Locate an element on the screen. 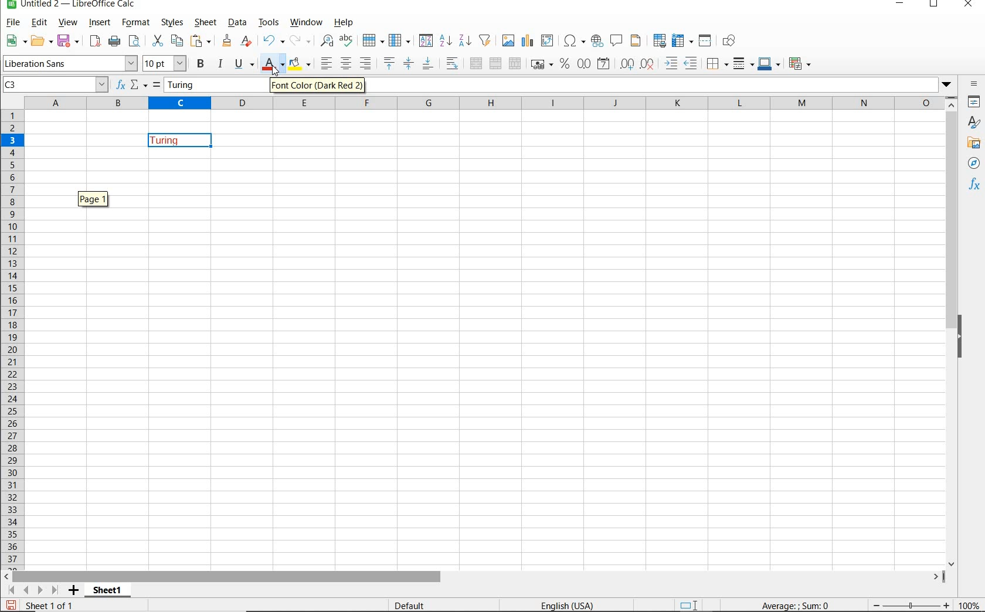  Font Color (Dark Red 2) is located at coordinates (318, 87).